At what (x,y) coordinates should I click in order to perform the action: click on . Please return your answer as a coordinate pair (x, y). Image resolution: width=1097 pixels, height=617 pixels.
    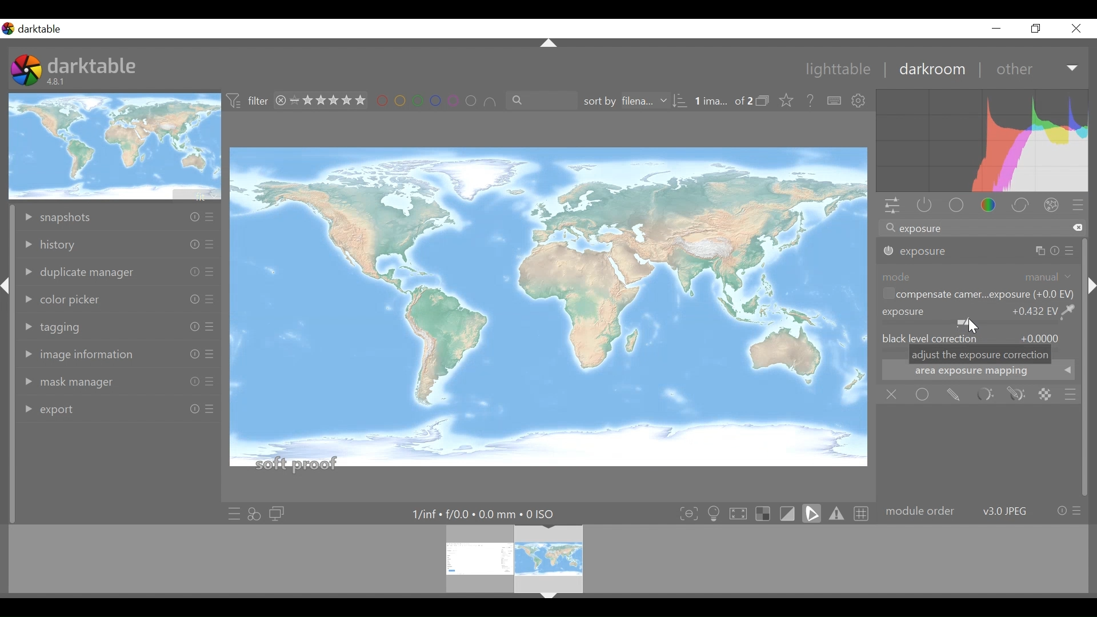
    Looking at the image, I should click on (210, 218).